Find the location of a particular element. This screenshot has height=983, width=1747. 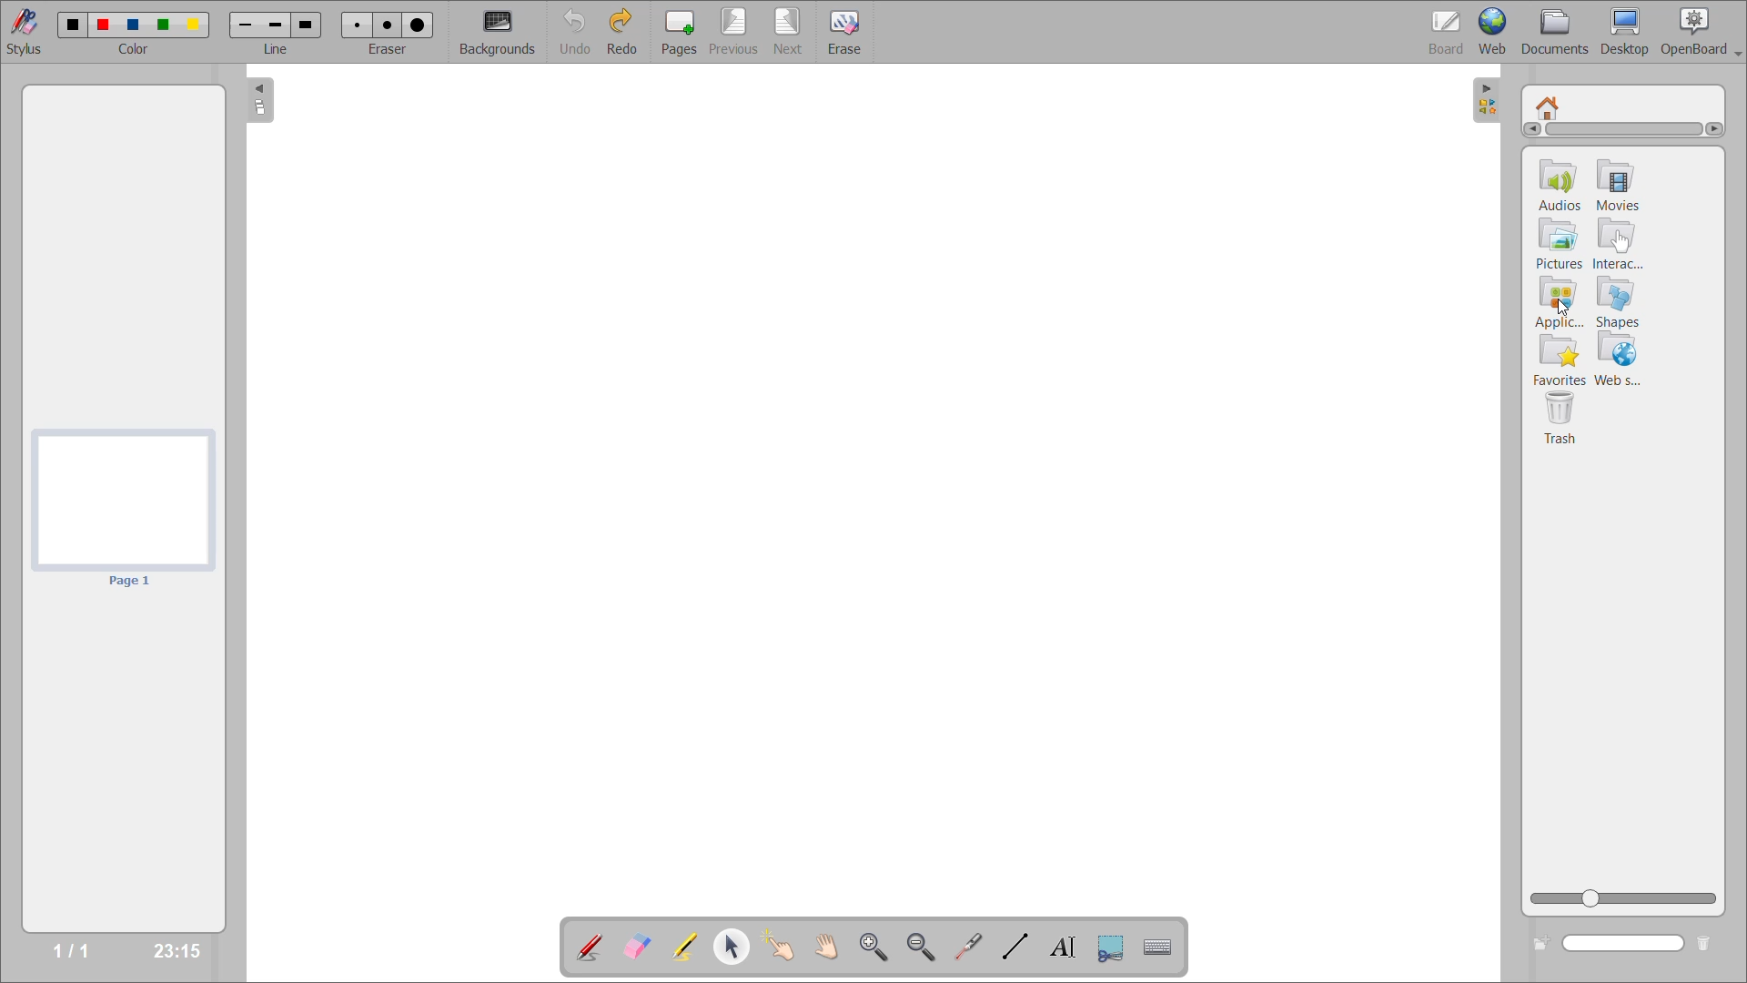

23:15 is located at coordinates (175, 949).